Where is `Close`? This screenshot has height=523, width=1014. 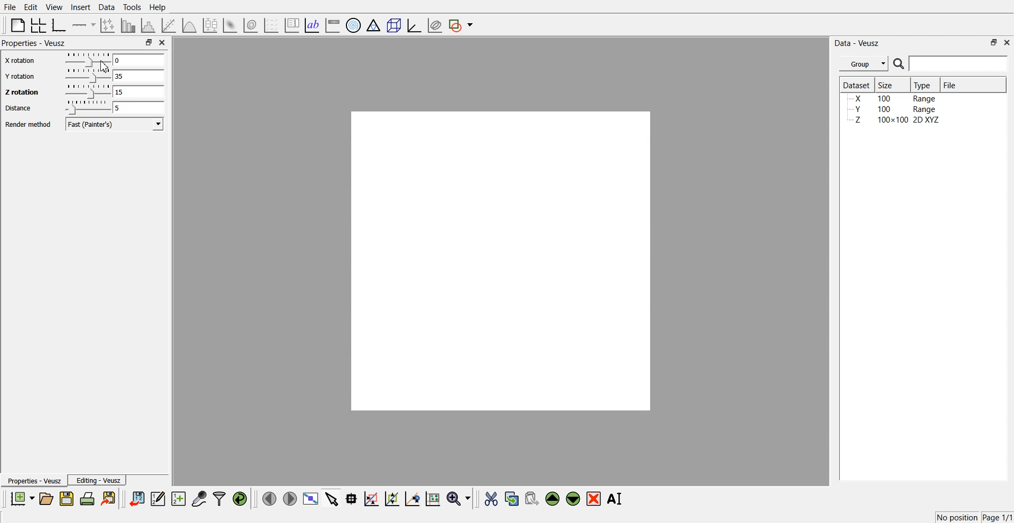
Close is located at coordinates (163, 42).